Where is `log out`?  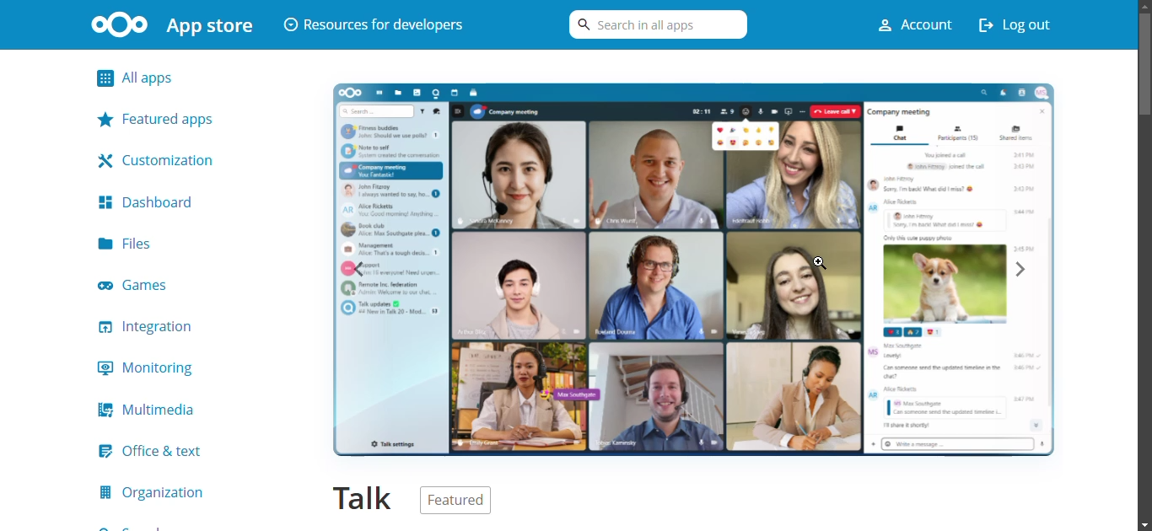 log out is located at coordinates (1023, 24).